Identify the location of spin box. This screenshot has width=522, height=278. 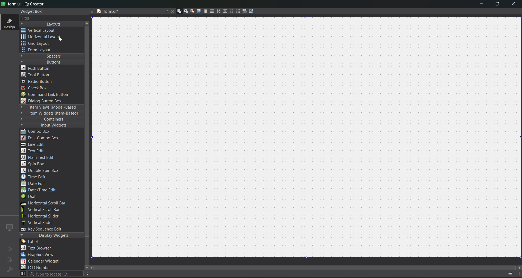
(36, 164).